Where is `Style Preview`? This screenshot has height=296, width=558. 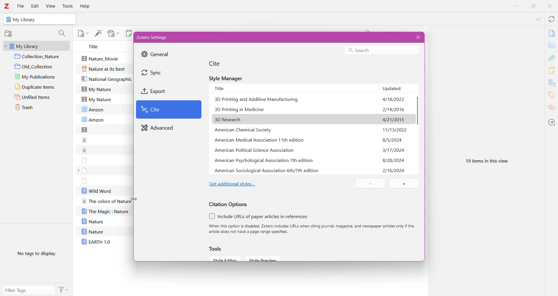
Style Preview is located at coordinates (265, 258).